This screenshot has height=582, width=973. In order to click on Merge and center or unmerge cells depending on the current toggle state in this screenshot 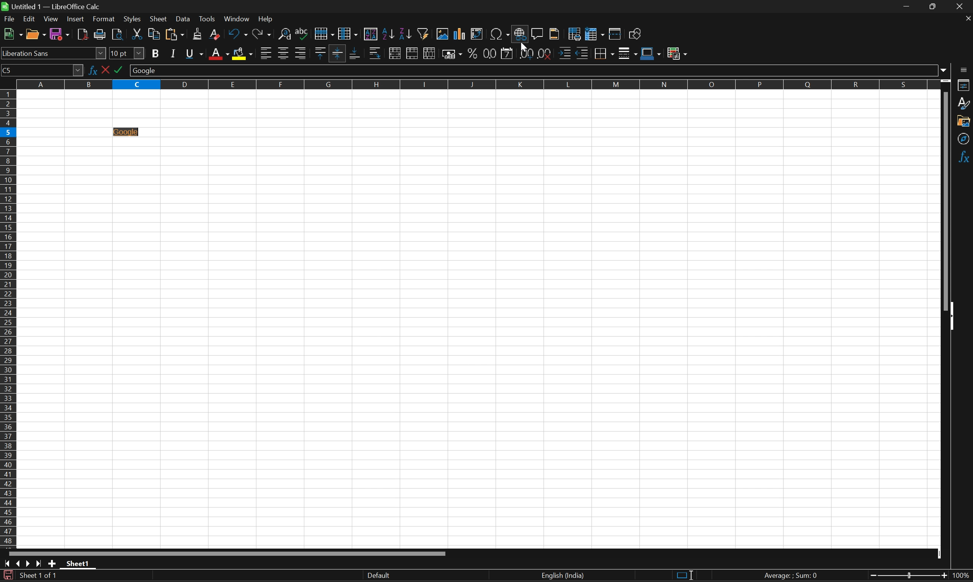, I will do `click(397, 53)`.